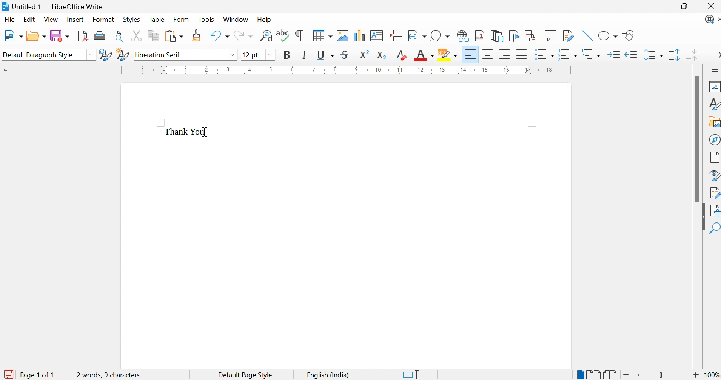 Image resolution: width=721 pixels, height=380 pixels. What do you see at coordinates (411, 374) in the screenshot?
I see `Standard Selection. Click to change selection mode.` at bounding box center [411, 374].